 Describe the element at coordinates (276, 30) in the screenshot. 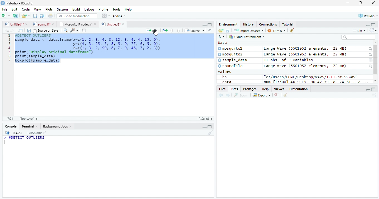

I see `17 MiB` at that location.